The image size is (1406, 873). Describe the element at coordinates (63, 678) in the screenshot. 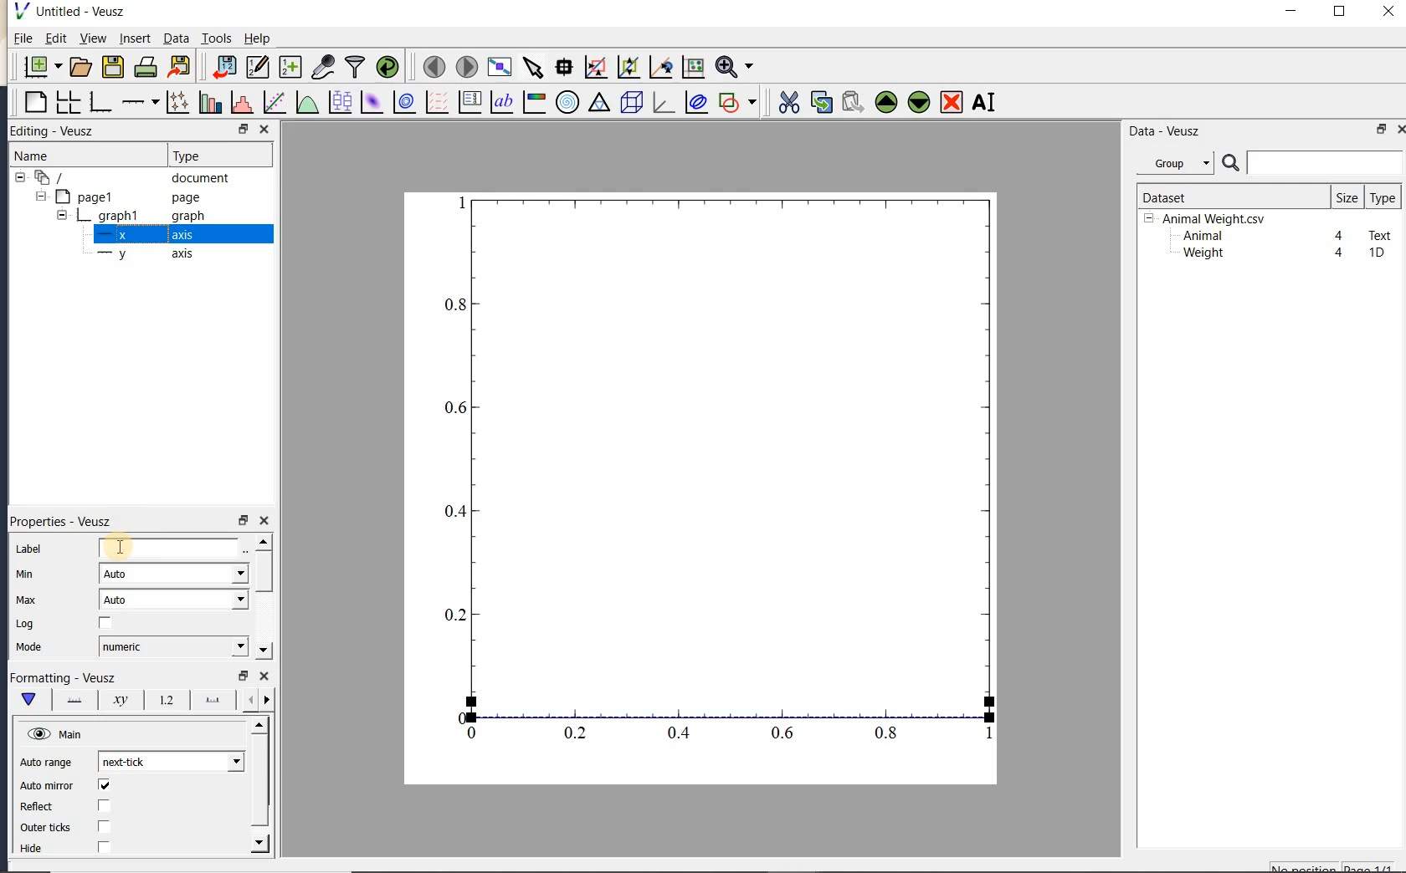

I see `Formatting - Veusz` at that location.